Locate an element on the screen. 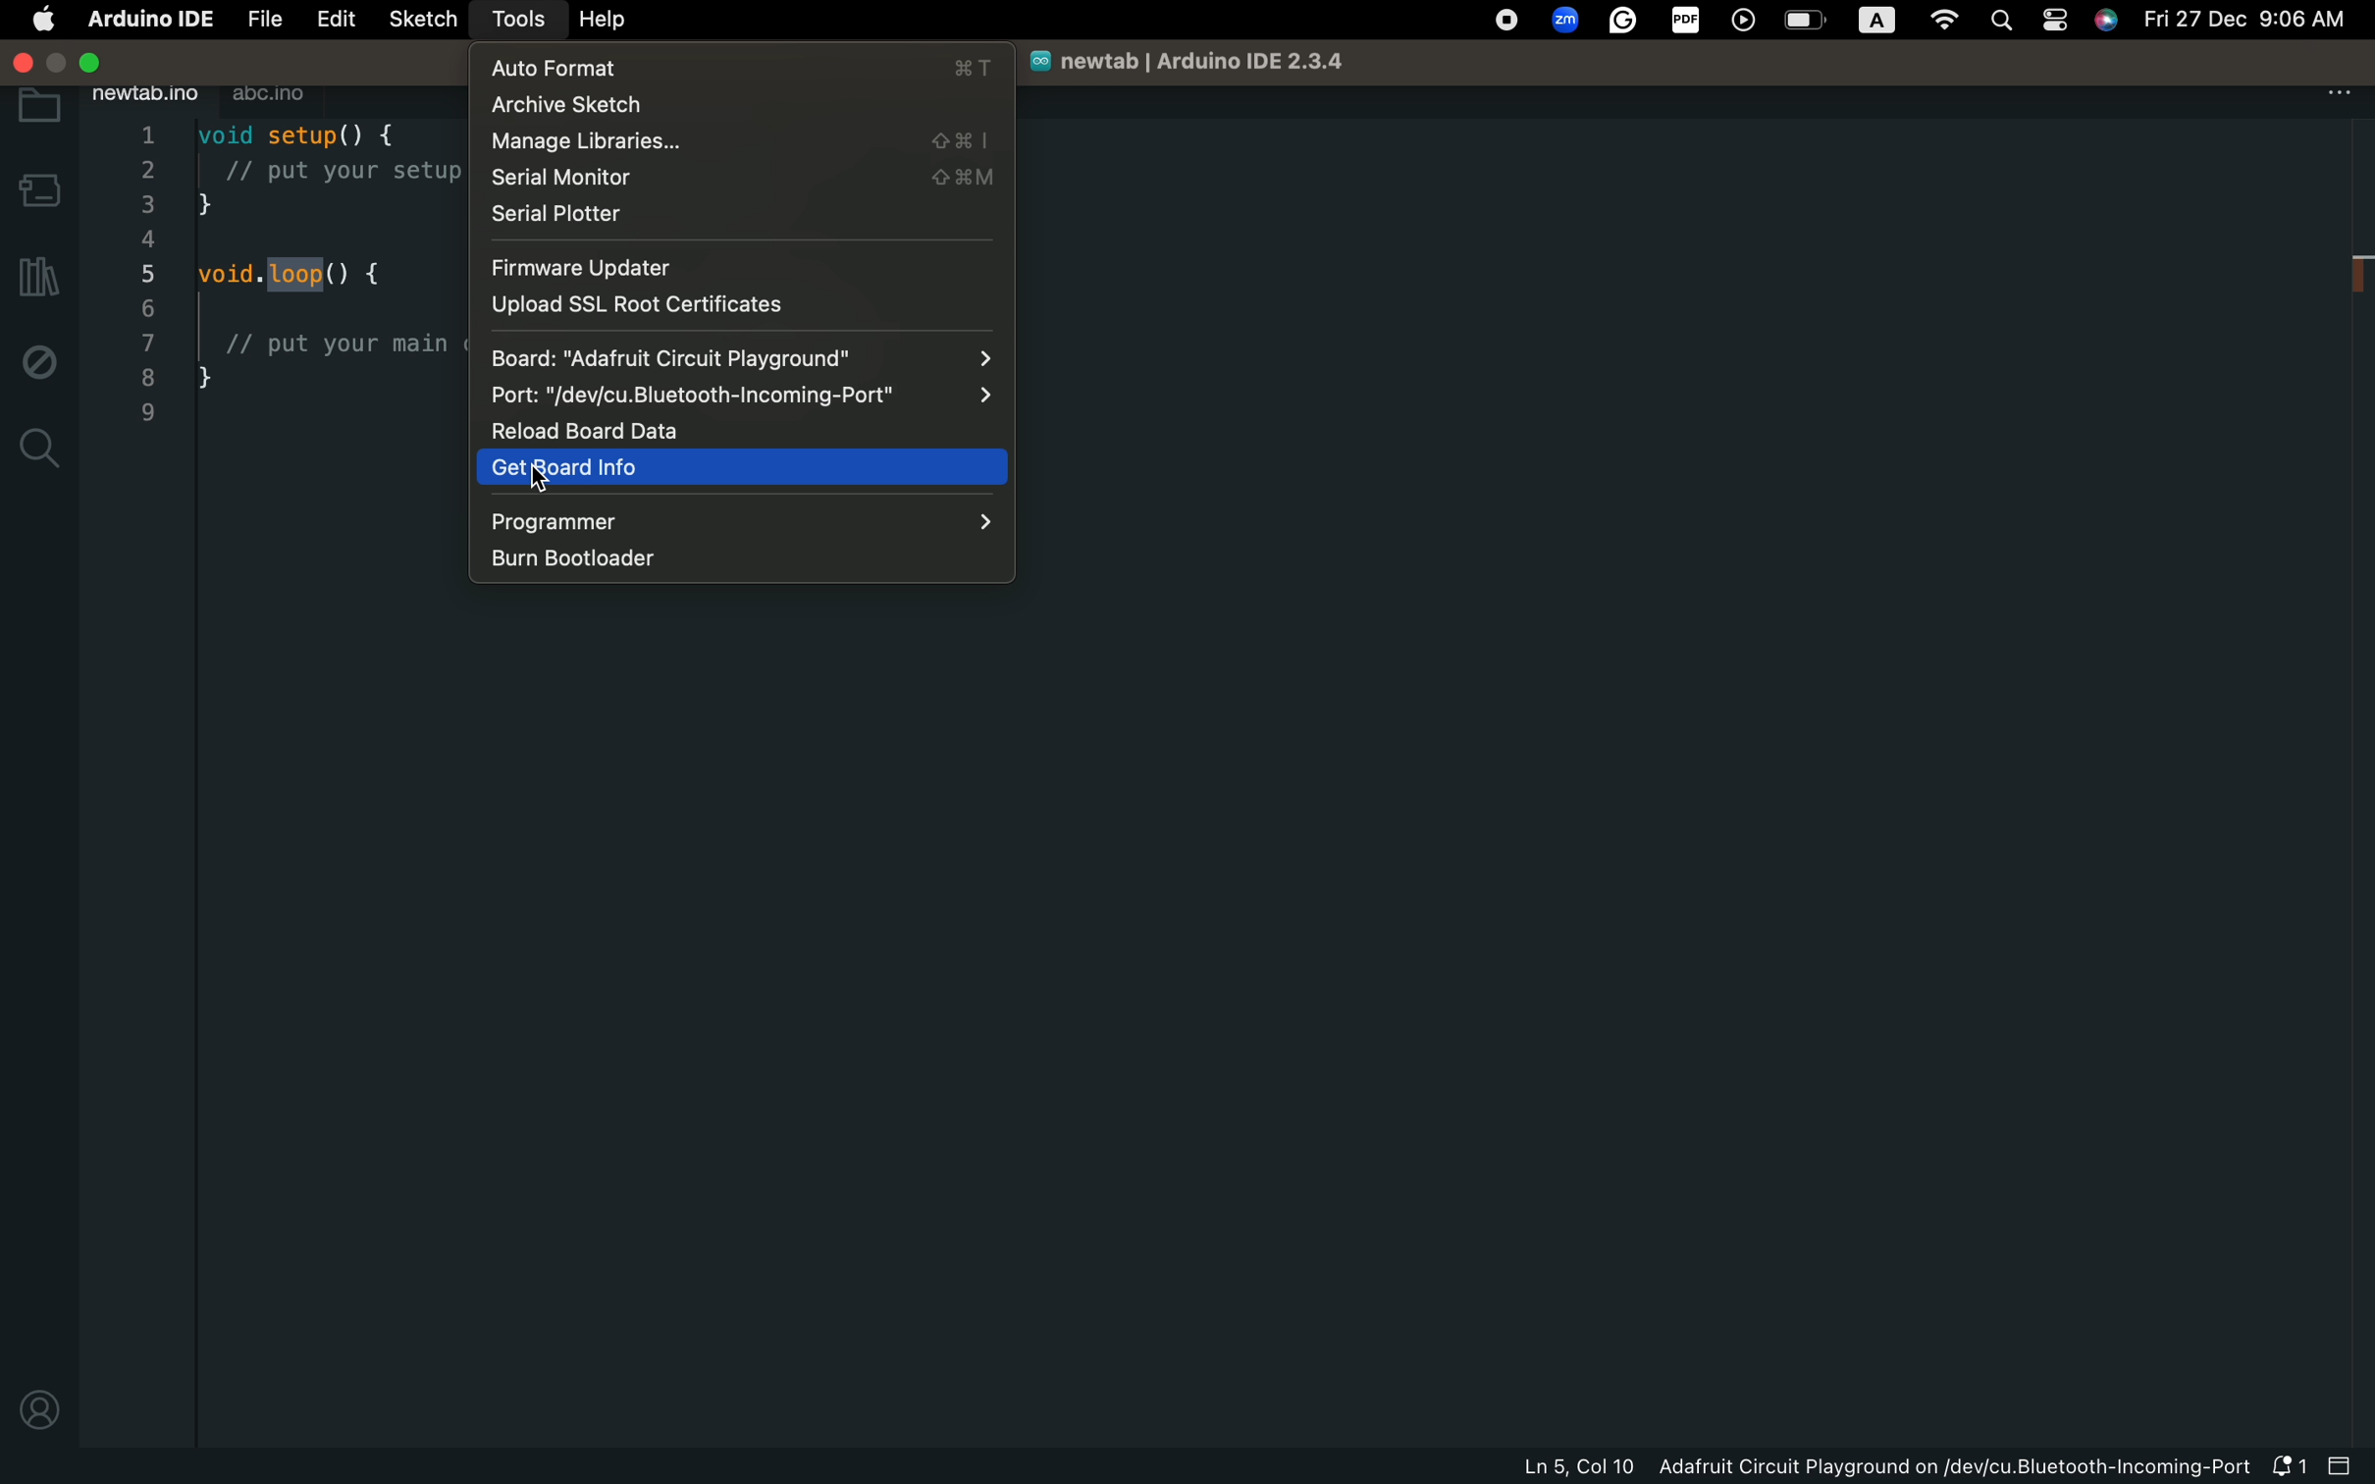 This screenshot has width=2375, height=1484. Close is located at coordinates (95, 59).